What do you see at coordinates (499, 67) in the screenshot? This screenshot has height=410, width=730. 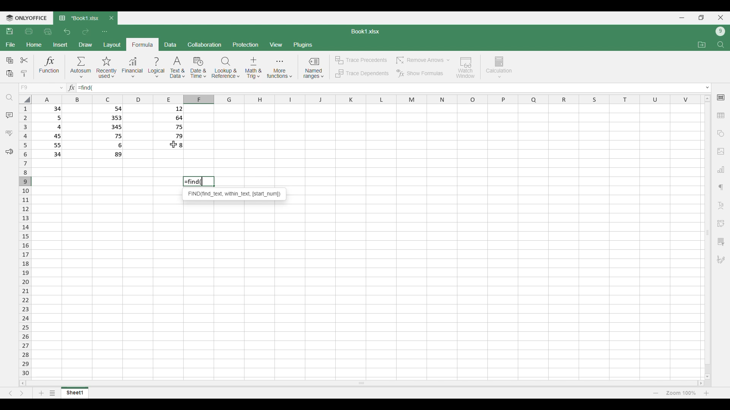 I see `Calculation options` at bounding box center [499, 67].